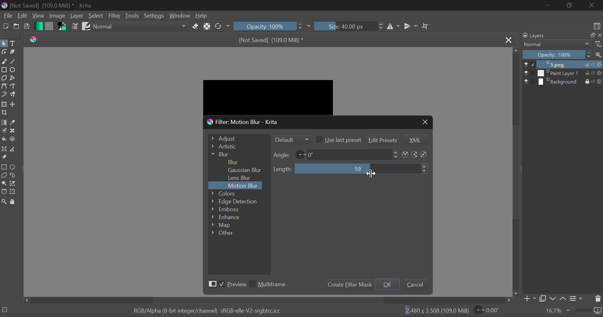 Image resolution: width=603 pixels, height=317 pixels. Describe the element at coordinates (5, 27) in the screenshot. I see `New` at that location.